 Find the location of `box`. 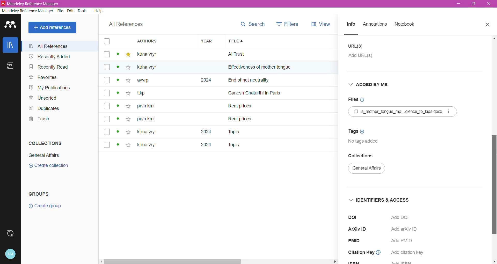

box is located at coordinates (106, 68).